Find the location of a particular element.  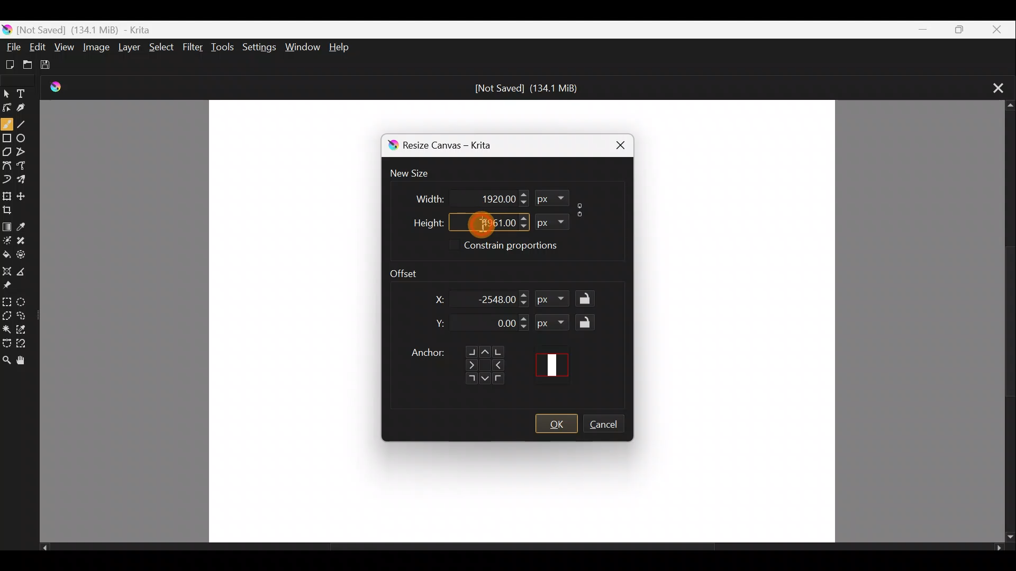

Preview is located at coordinates (556, 365).